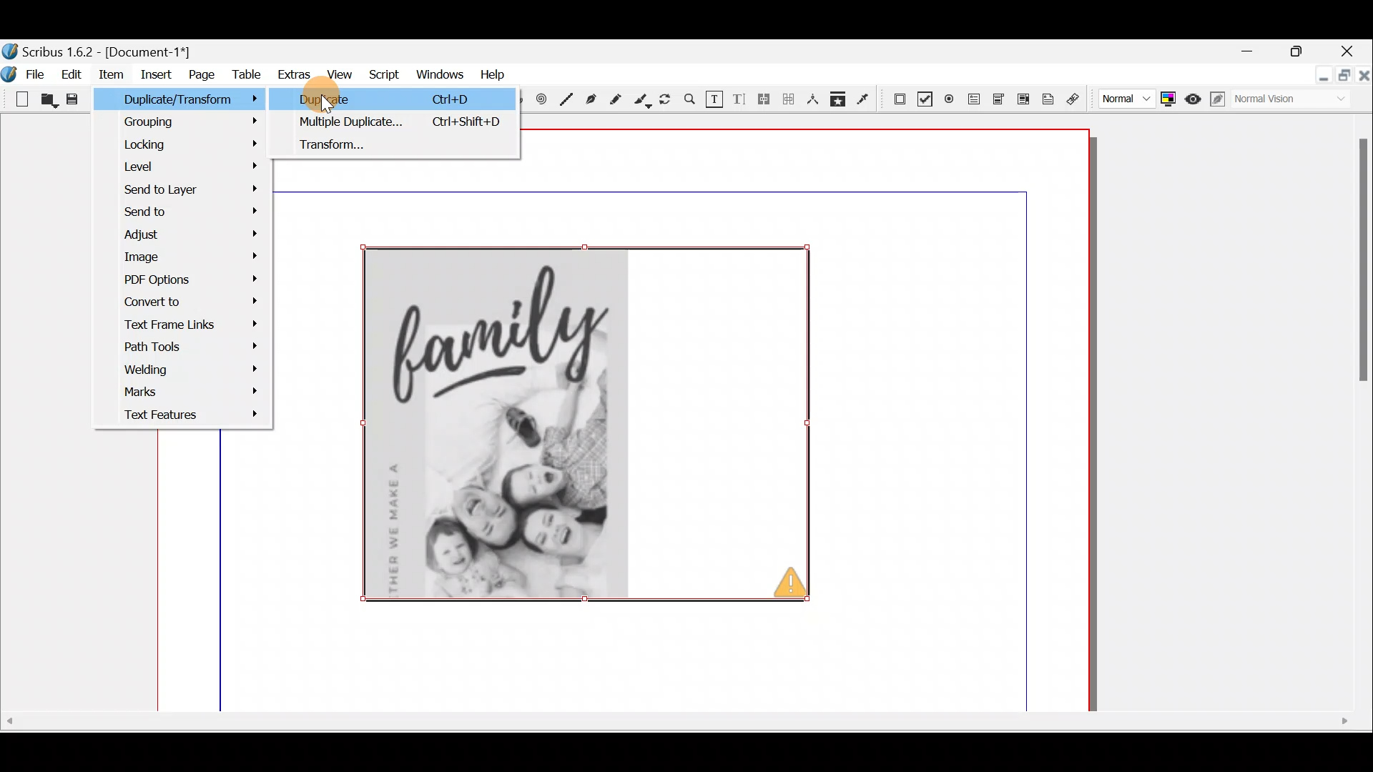 Image resolution: width=1373 pixels, height=772 pixels. What do you see at coordinates (195, 236) in the screenshot?
I see `Adjust` at bounding box center [195, 236].